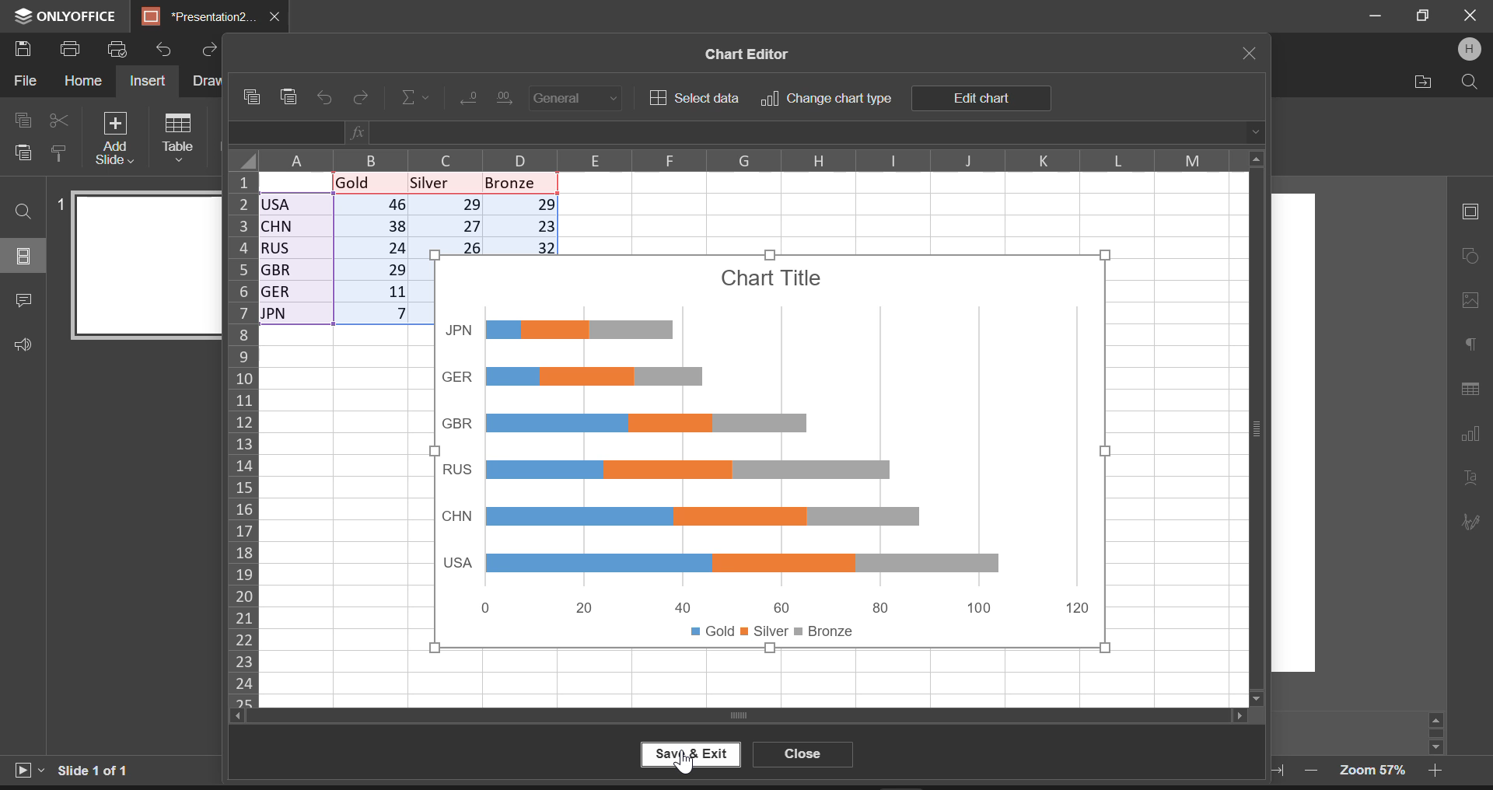 The width and height of the screenshot is (1493, 790). What do you see at coordinates (82, 82) in the screenshot?
I see `Home Menu` at bounding box center [82, 82].